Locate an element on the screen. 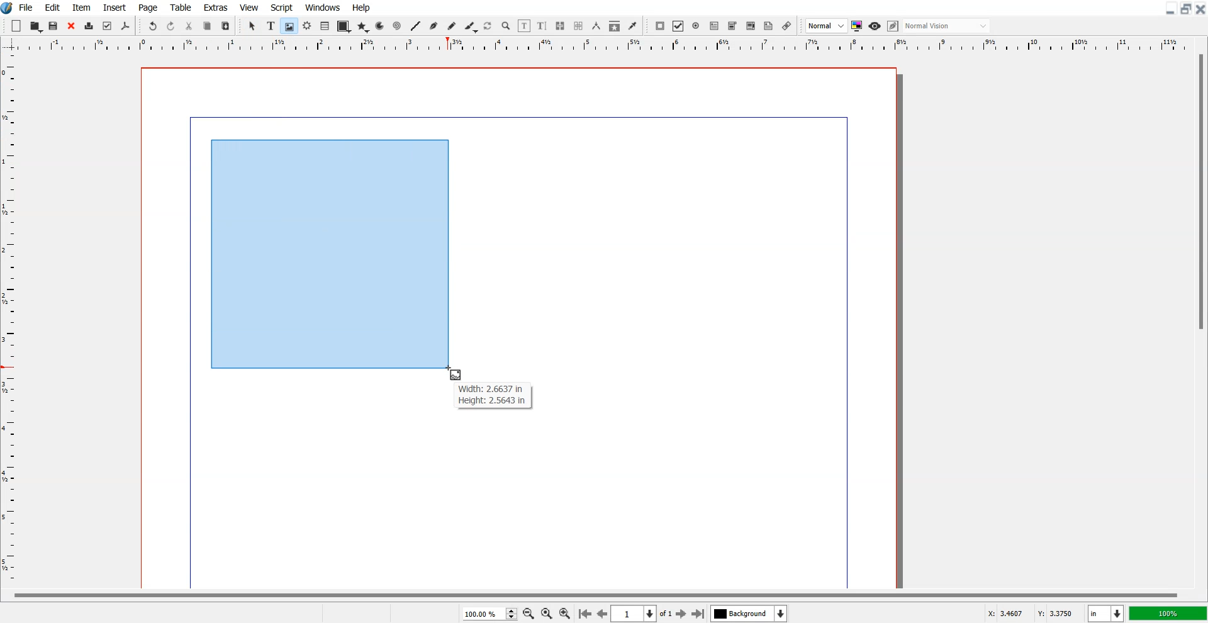 The width and height of the screenshot is (1208, 623). Go to Previous page is located at coordinates (601, 614).